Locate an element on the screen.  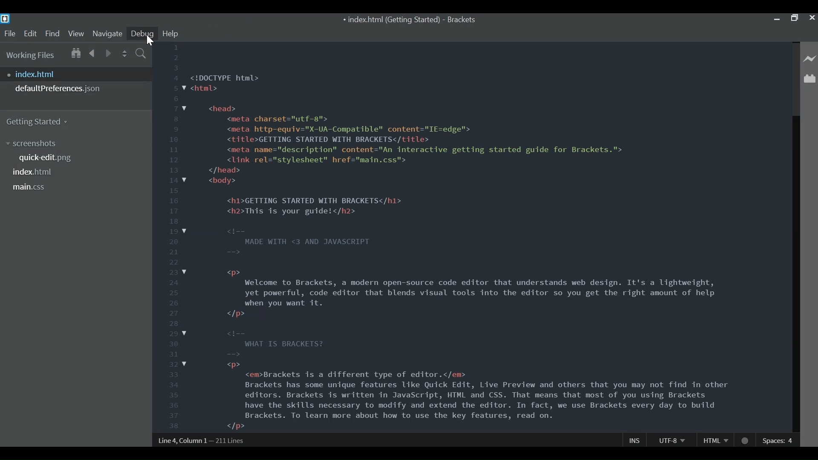
Restore is located at coordinates (794, 18).